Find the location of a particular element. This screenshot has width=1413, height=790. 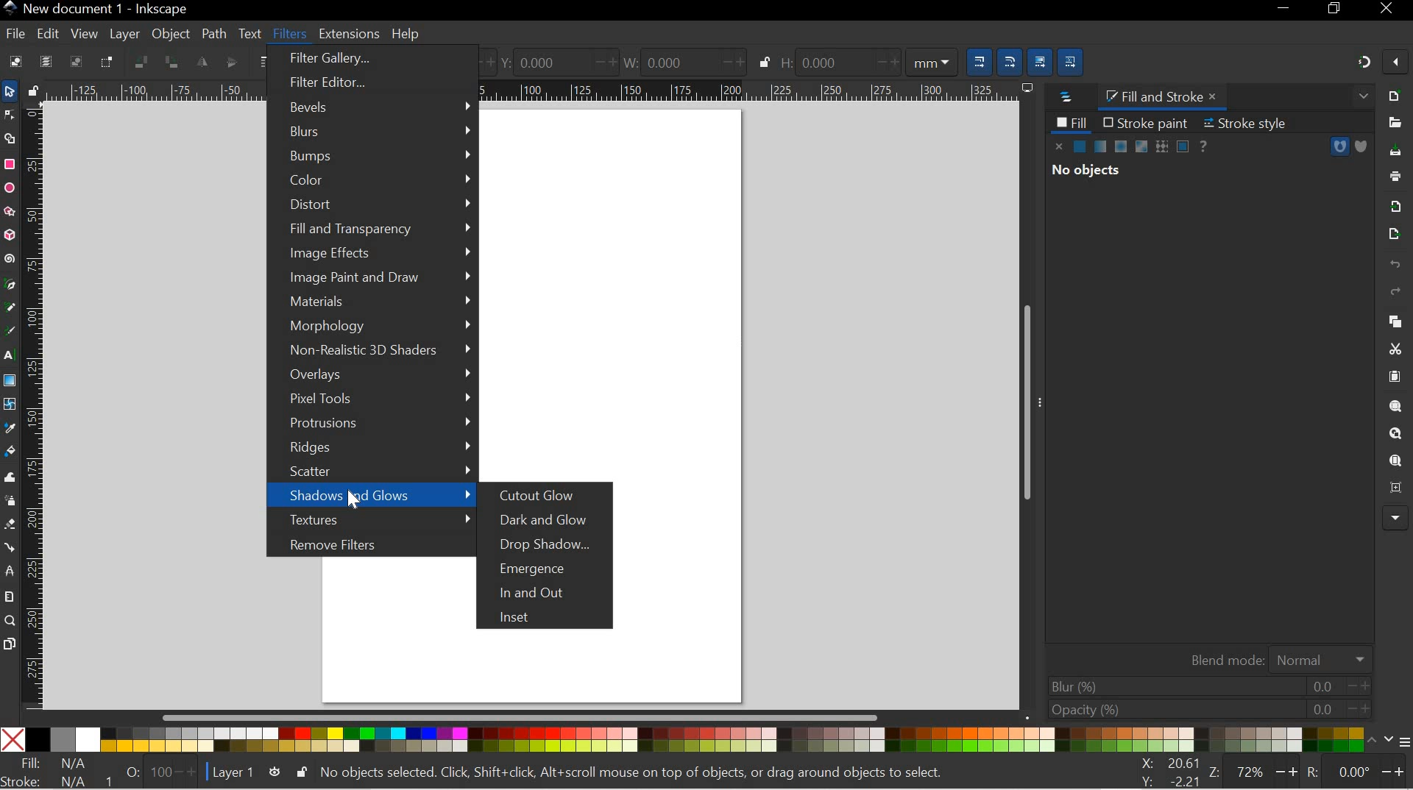

NON-REALISTIC 3D SHADERS is located at coordinates (370, 352).